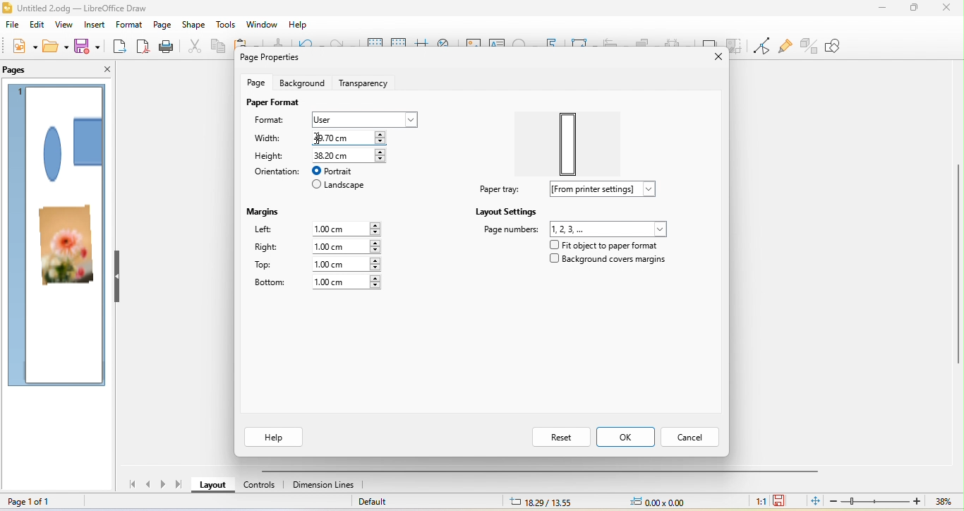 The image size is (964, 511). What do you see at coordinates (88, 49) in the screenshot?
I see `save` at bounding box center [88, 49].